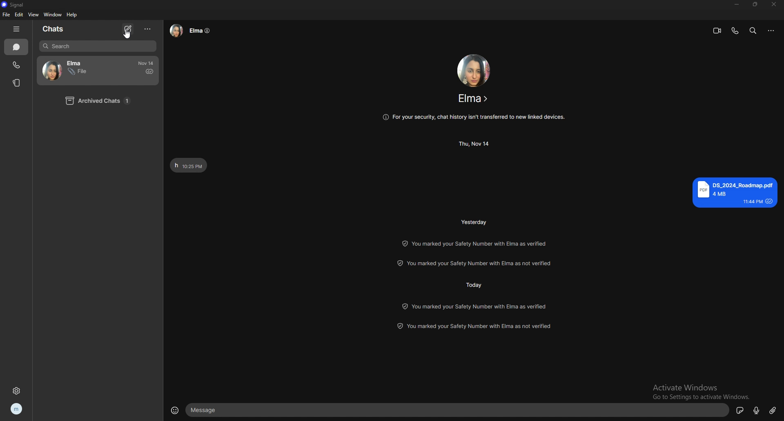 Image resolution: width=784 pixels, height=421 pixels. I want to click on search, so click(98, 47).